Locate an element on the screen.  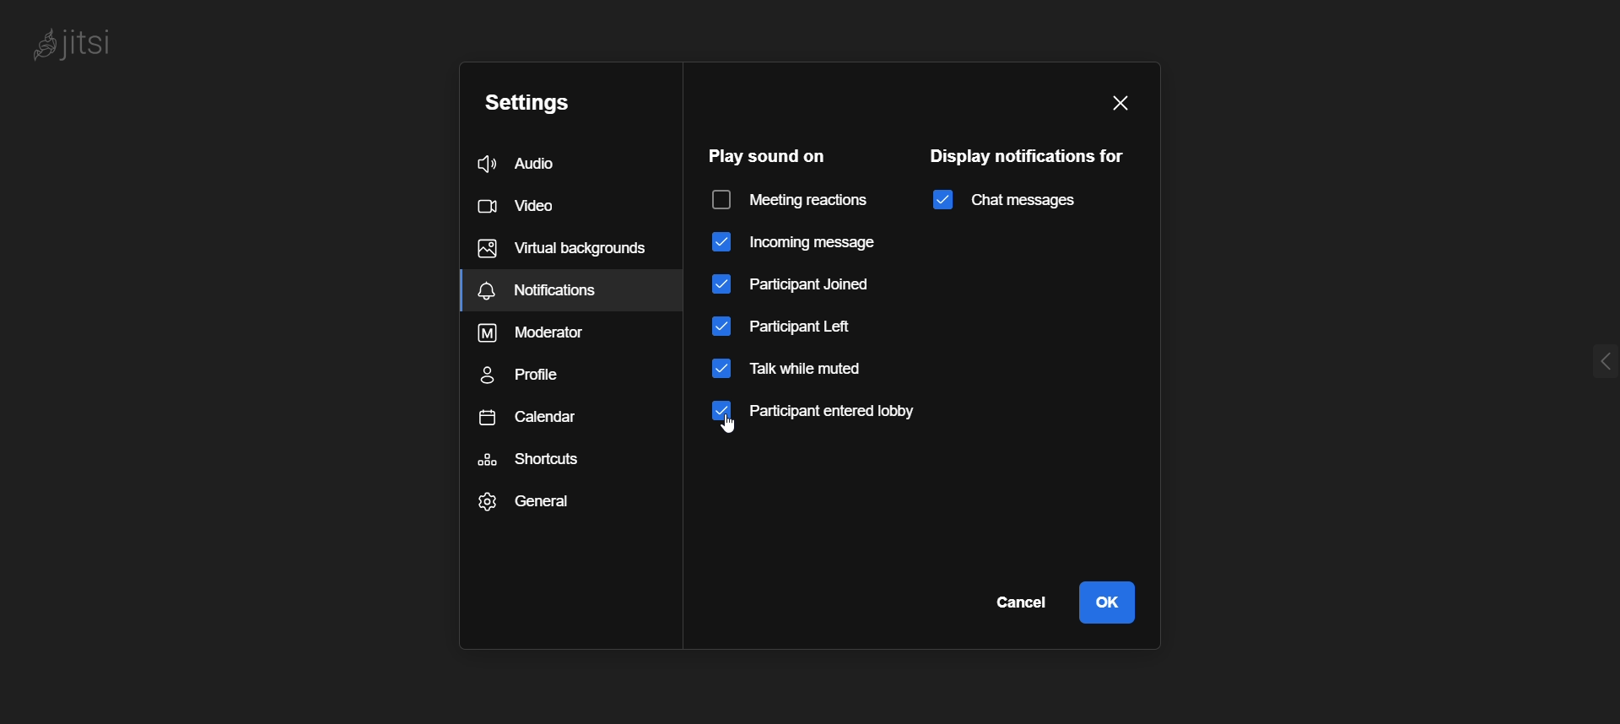
cursor is located at coordinates (740, 432).